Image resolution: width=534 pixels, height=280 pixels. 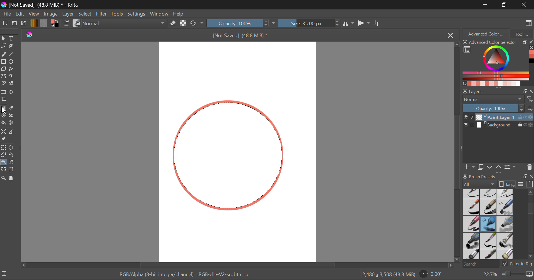 I want to click on Gradient, so click(x=34, y=23).